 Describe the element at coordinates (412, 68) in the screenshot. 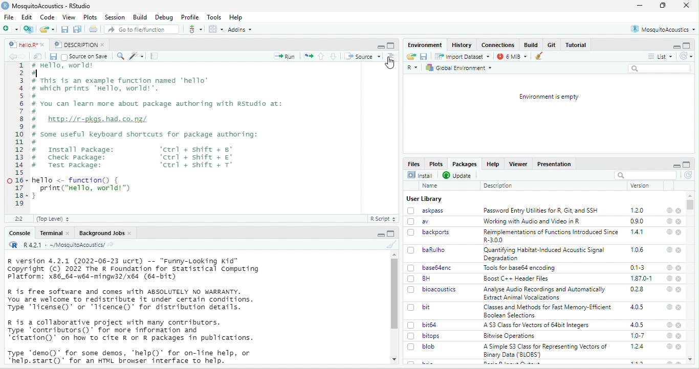

I see `R` at that location.